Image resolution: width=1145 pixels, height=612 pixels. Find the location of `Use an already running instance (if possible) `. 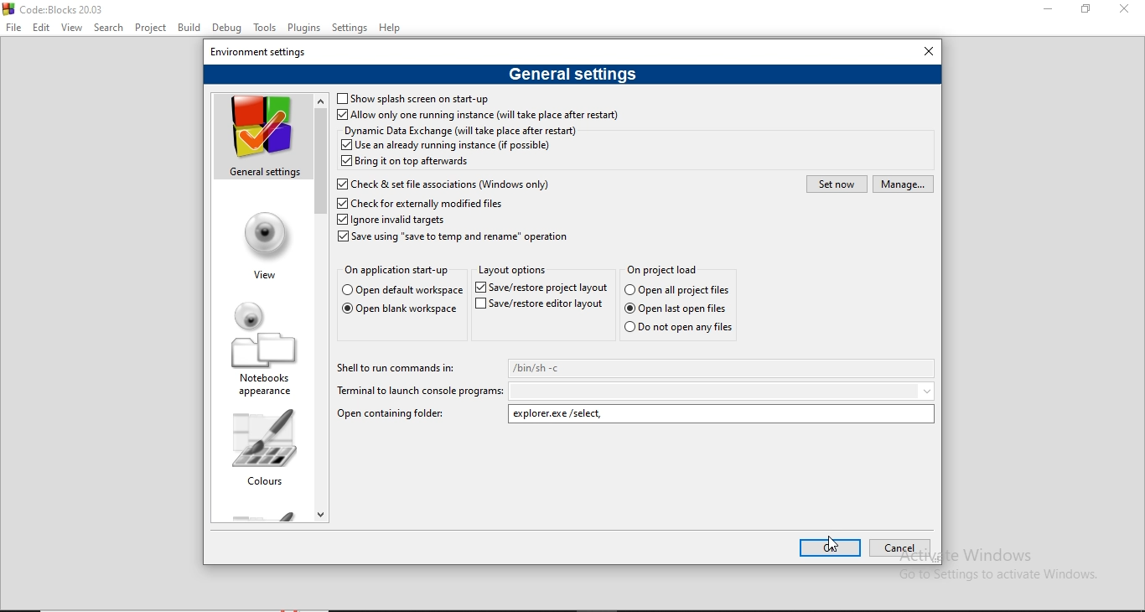

Use an already running instance (if possible)  is located at coordinates (445, 146).